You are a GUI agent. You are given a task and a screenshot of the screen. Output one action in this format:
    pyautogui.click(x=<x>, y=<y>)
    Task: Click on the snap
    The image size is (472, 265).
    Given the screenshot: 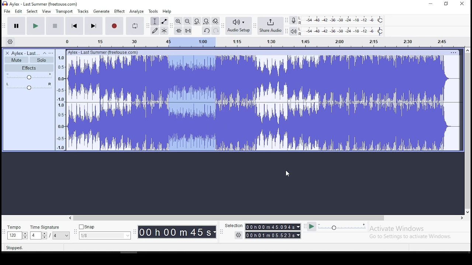 What is the action you would take?
    pyautogui.click(x=105, y=232)
    